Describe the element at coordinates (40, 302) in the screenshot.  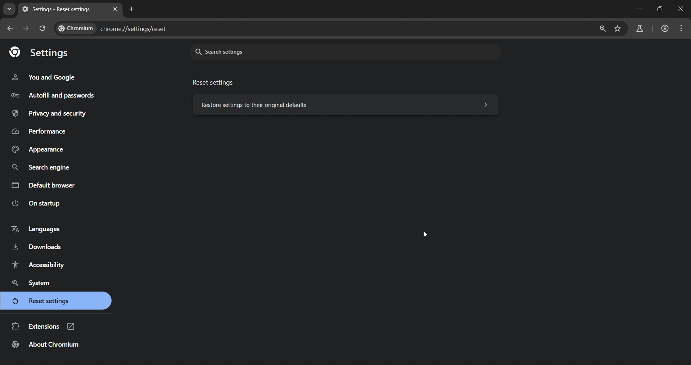
I see `reset settings` at that location.